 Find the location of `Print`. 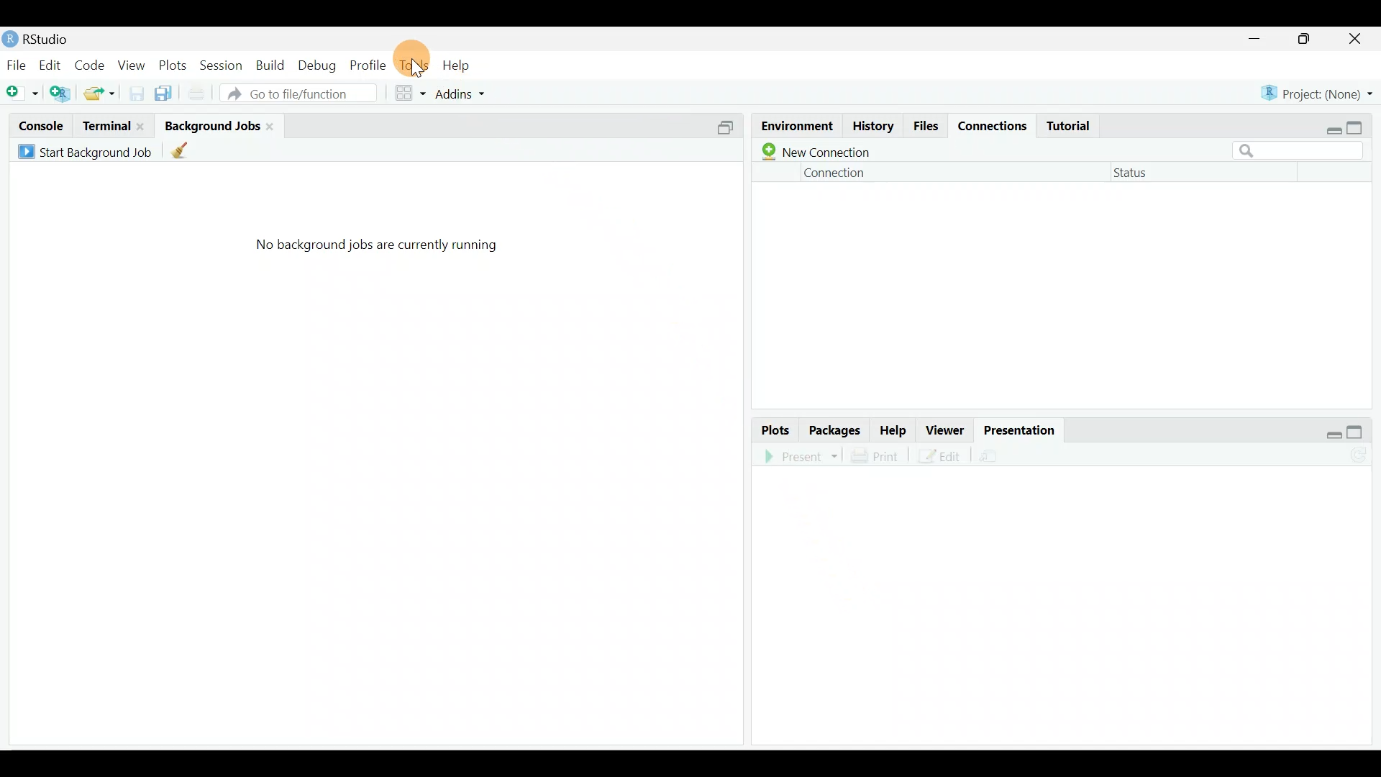

Print is located at coordinates (884, 457).